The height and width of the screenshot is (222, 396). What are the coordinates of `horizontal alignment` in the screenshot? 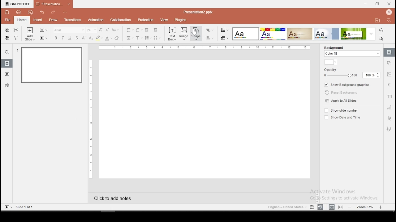 It's located at (130, 38).